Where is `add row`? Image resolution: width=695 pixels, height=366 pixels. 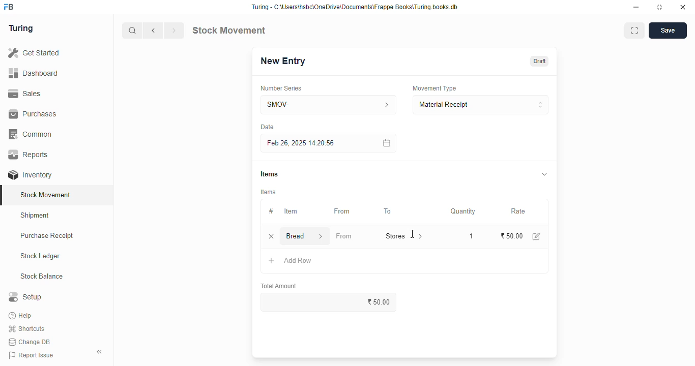
add row is located at coordinates (298, 260).